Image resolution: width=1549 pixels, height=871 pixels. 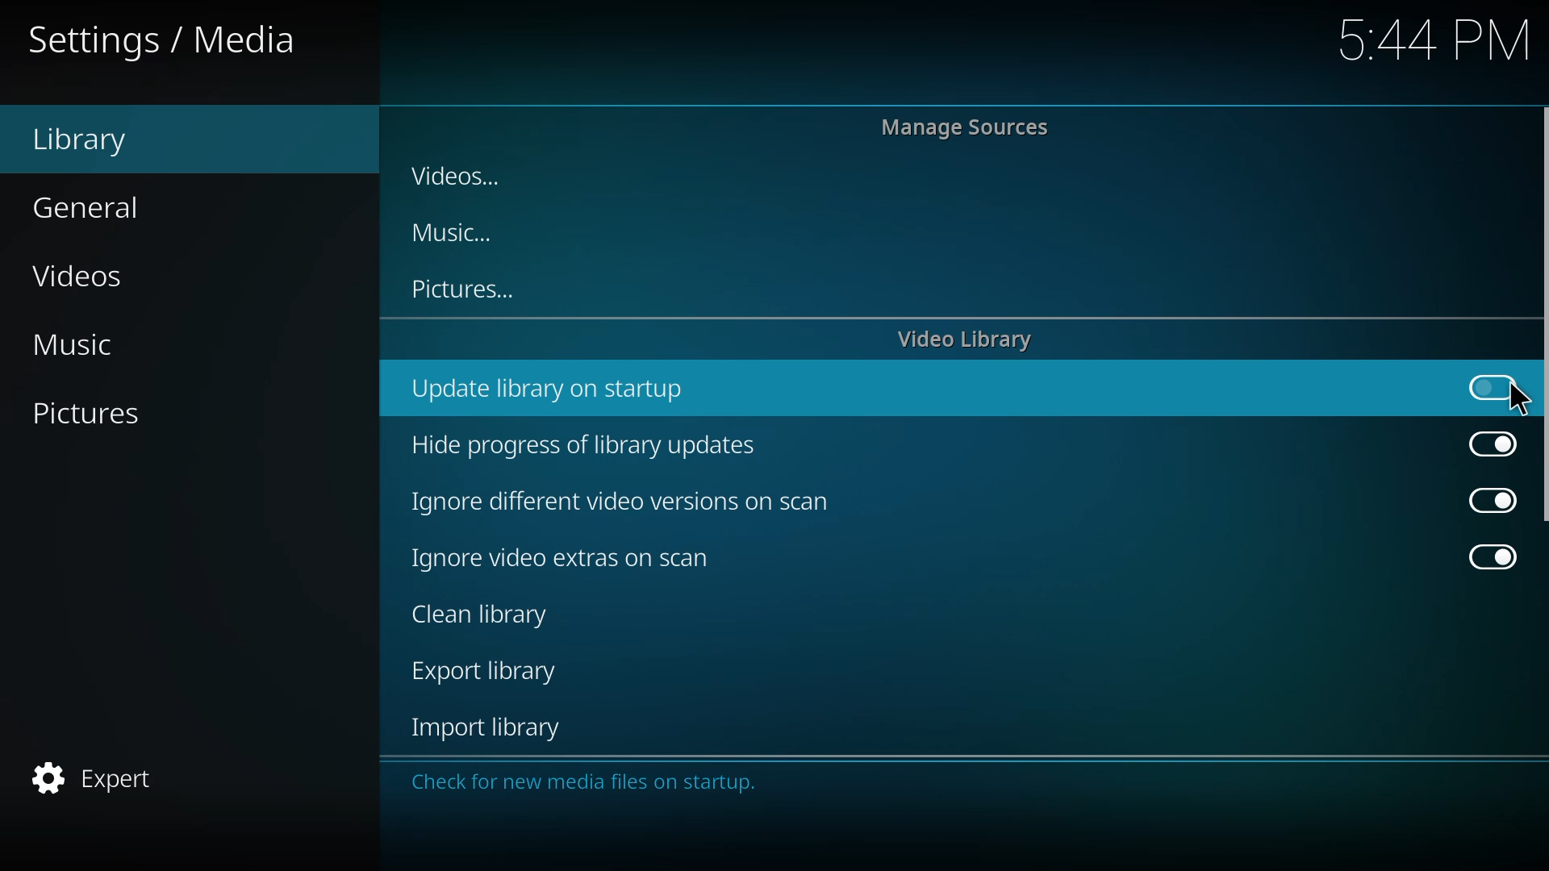 What do you see at coordinates (631, 500) in the screenshot?
I see `ignore different video versions on scan` at bounding box center [631, 500].